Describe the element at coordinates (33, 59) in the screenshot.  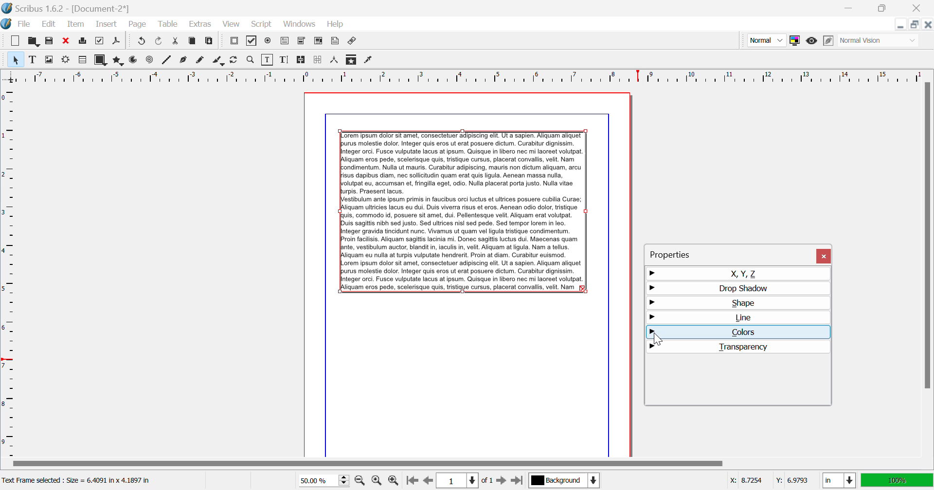
I see `Text Frame` at that location.